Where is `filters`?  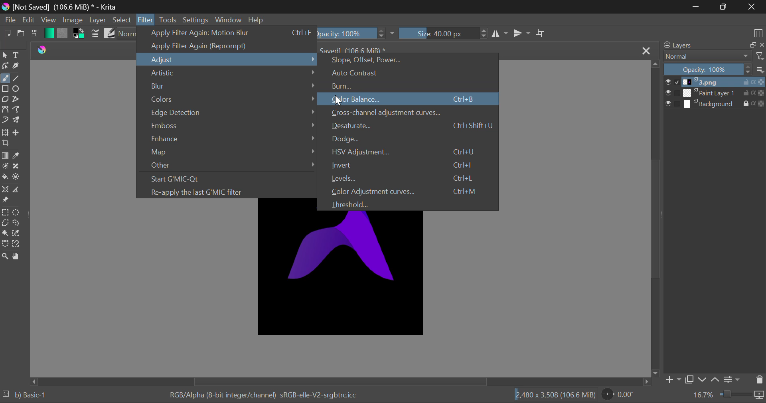
filters is located at coordinates (759, 56).